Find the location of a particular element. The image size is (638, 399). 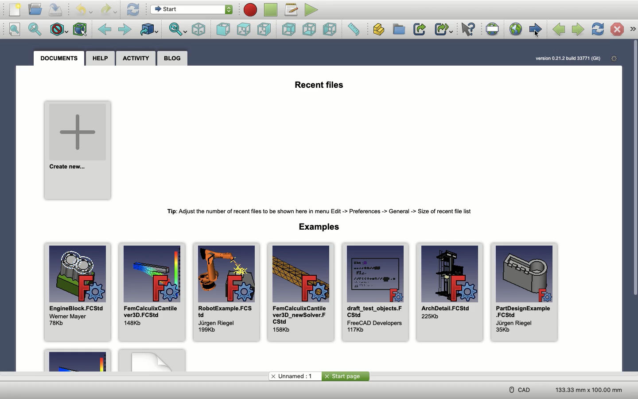

Switch between workbenches is located at coordinates (193, 10).